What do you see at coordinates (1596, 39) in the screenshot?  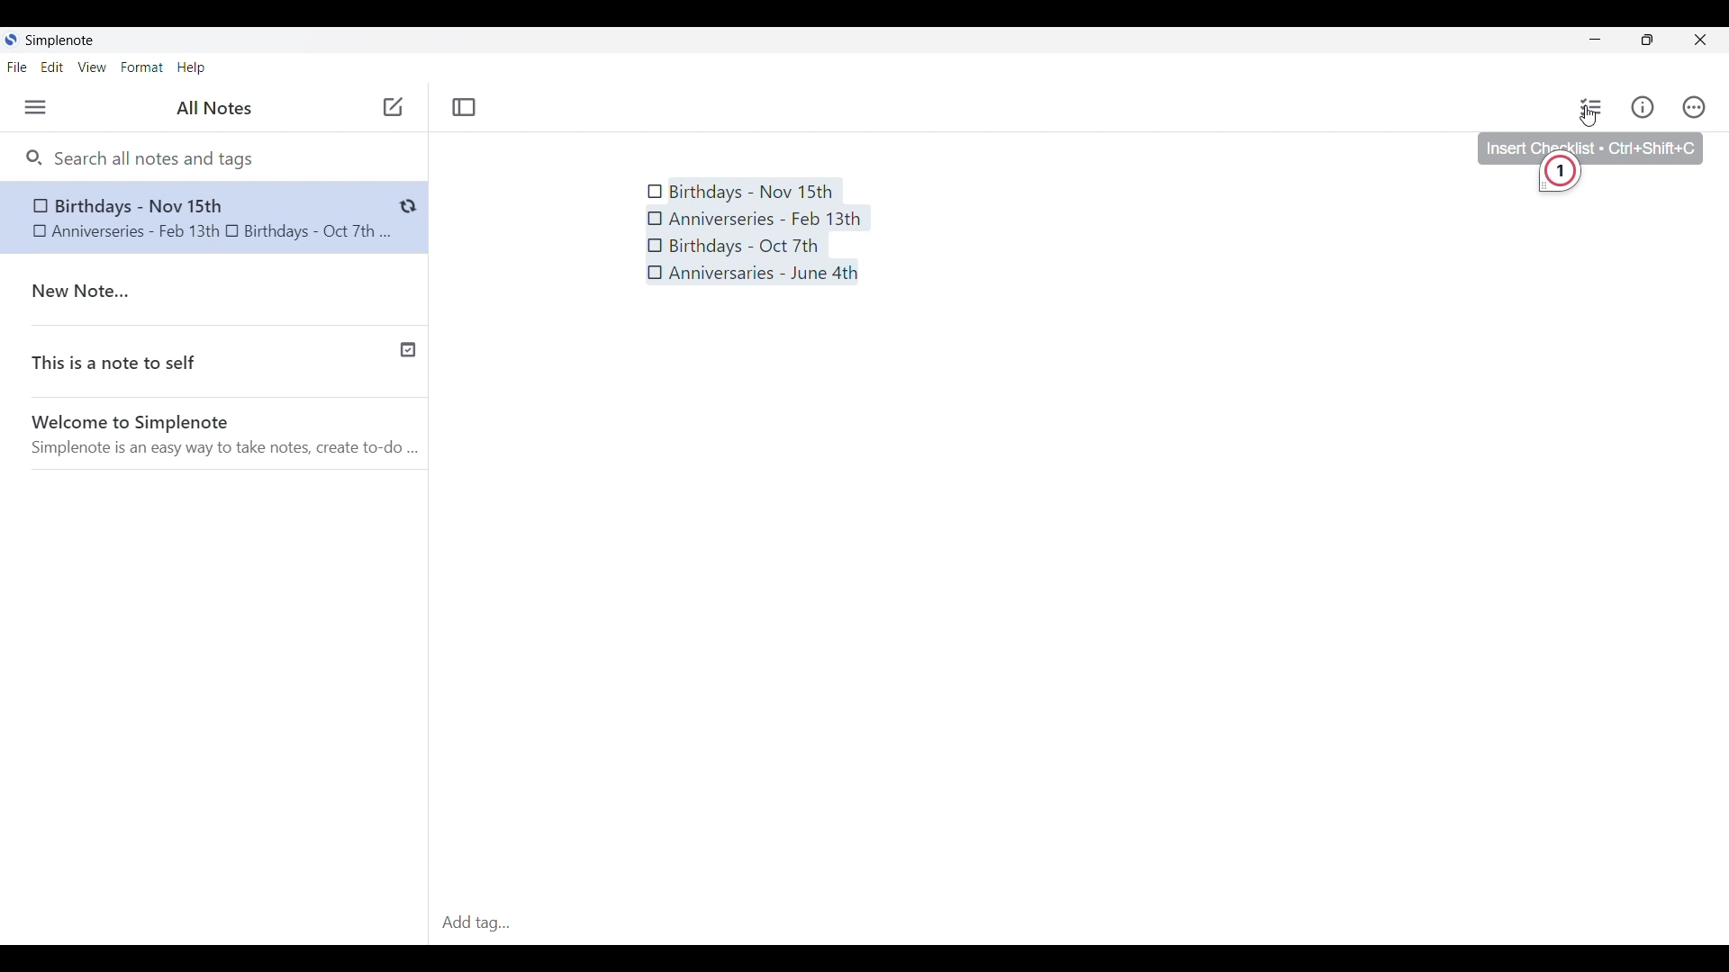 I see `Minimize` at bounding box center [1596, 39].